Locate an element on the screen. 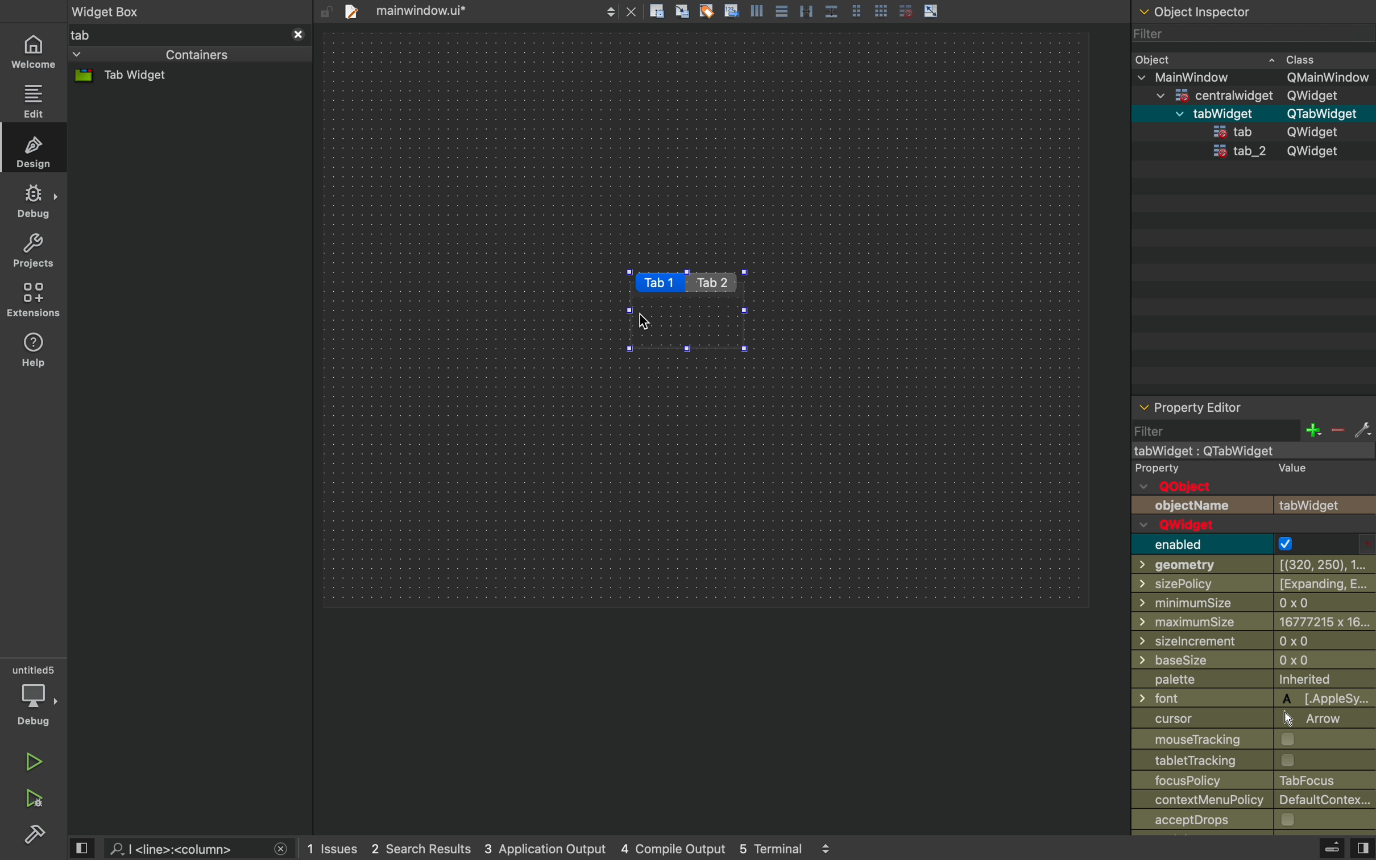 This screenshot has width=1376, height=860. tabwidget is located at coordinates (1253, 113).